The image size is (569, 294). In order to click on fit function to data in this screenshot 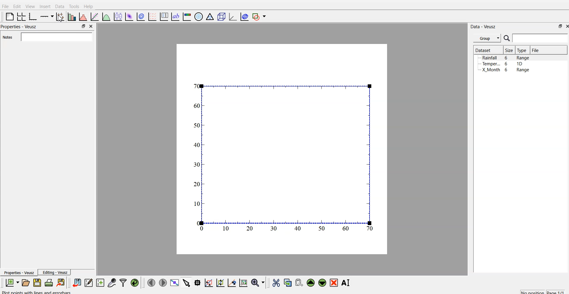, I will do `click(95, 17)`.